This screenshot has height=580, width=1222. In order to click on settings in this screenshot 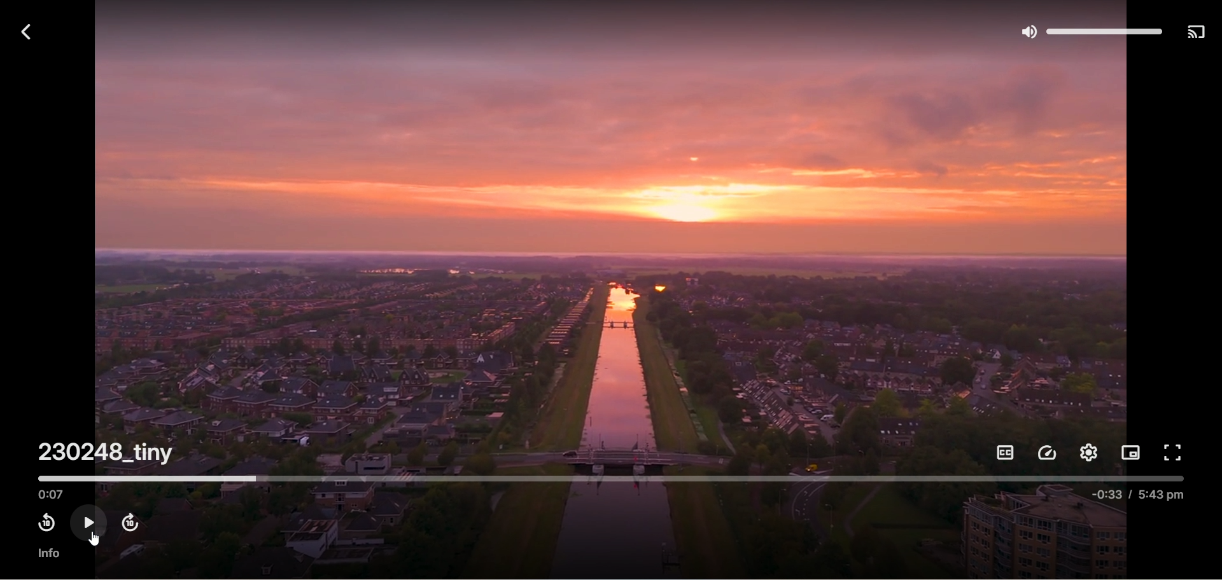, I will do `click(1090, 452)`.